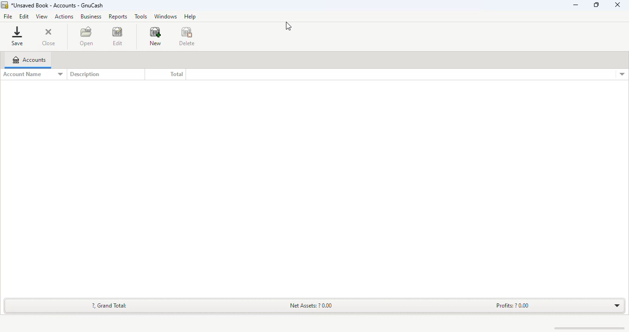 The width and height of the screenshot is (629, 332). What do you see at coordinates (91, 16) in the screenshot?
I see `business` at bounding box center [91, 16].